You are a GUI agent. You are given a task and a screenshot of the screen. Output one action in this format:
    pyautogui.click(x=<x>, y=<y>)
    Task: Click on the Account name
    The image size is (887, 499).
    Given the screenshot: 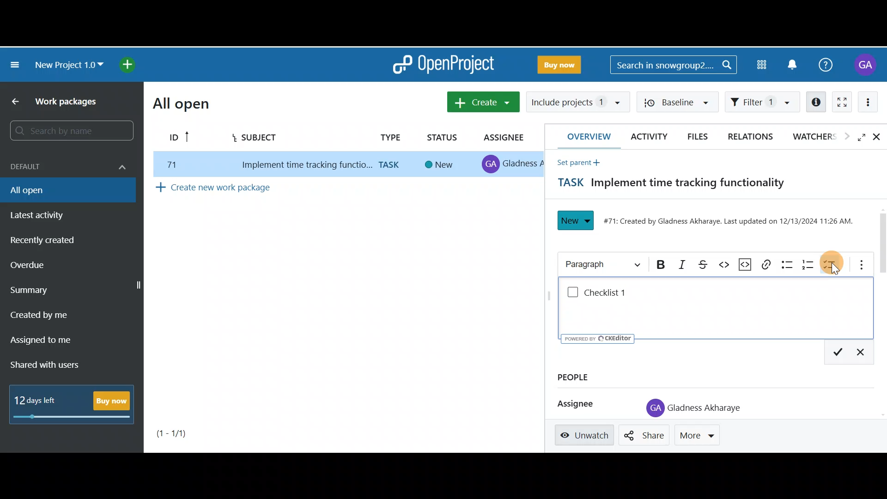 What is the action you would take?
    pyautogui.click(x=865, y=66)
    